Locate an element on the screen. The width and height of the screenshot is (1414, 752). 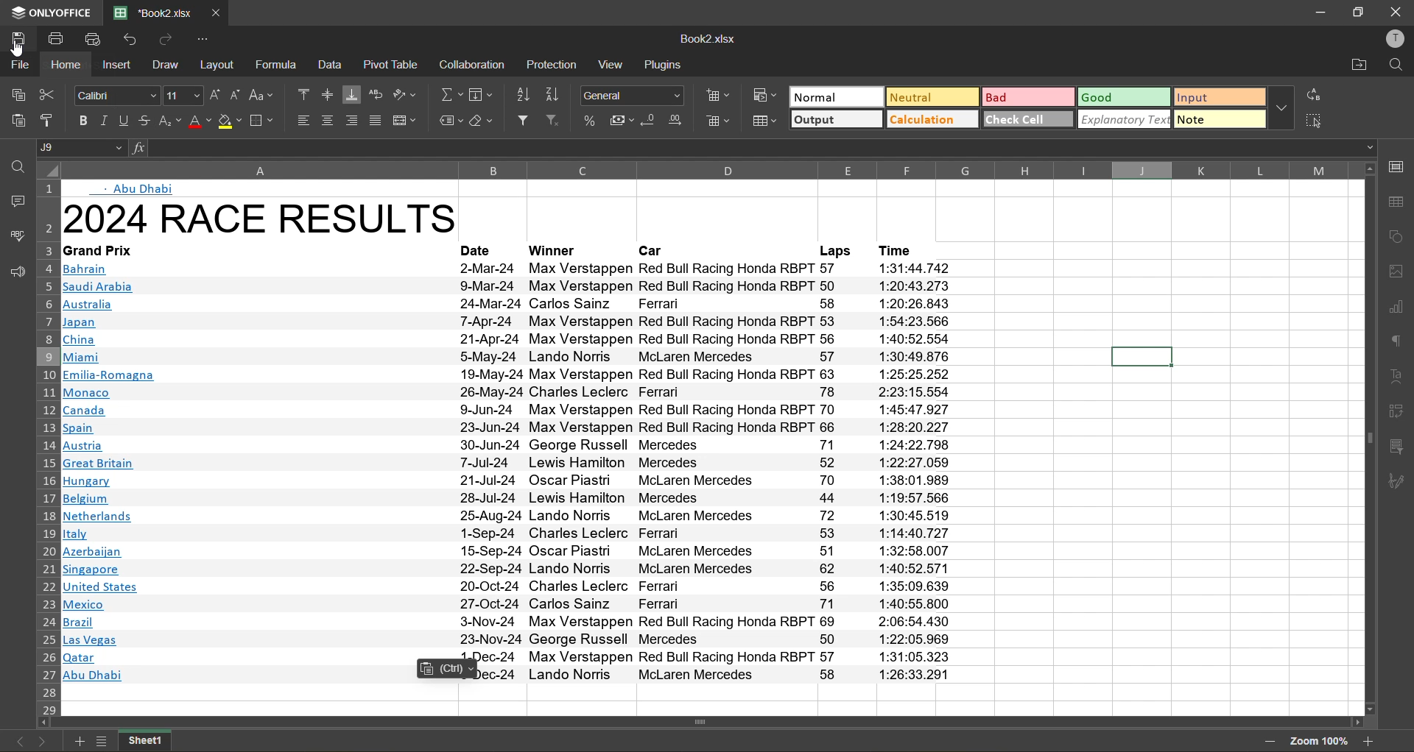
explanatory text is located at coordinates (1125, 121).